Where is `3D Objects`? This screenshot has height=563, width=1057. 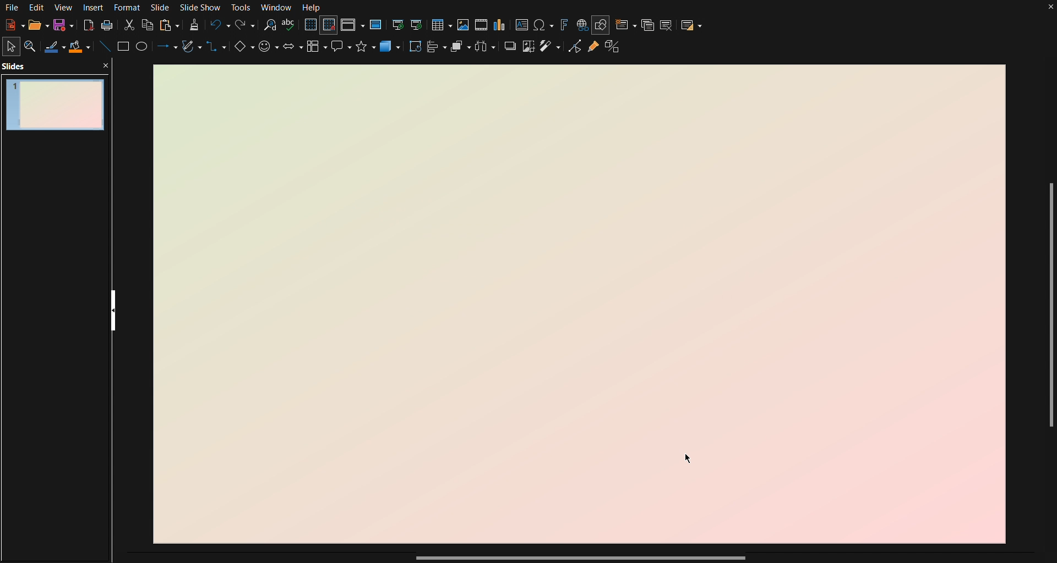
3D Objects is located at coordinates (391, 50).